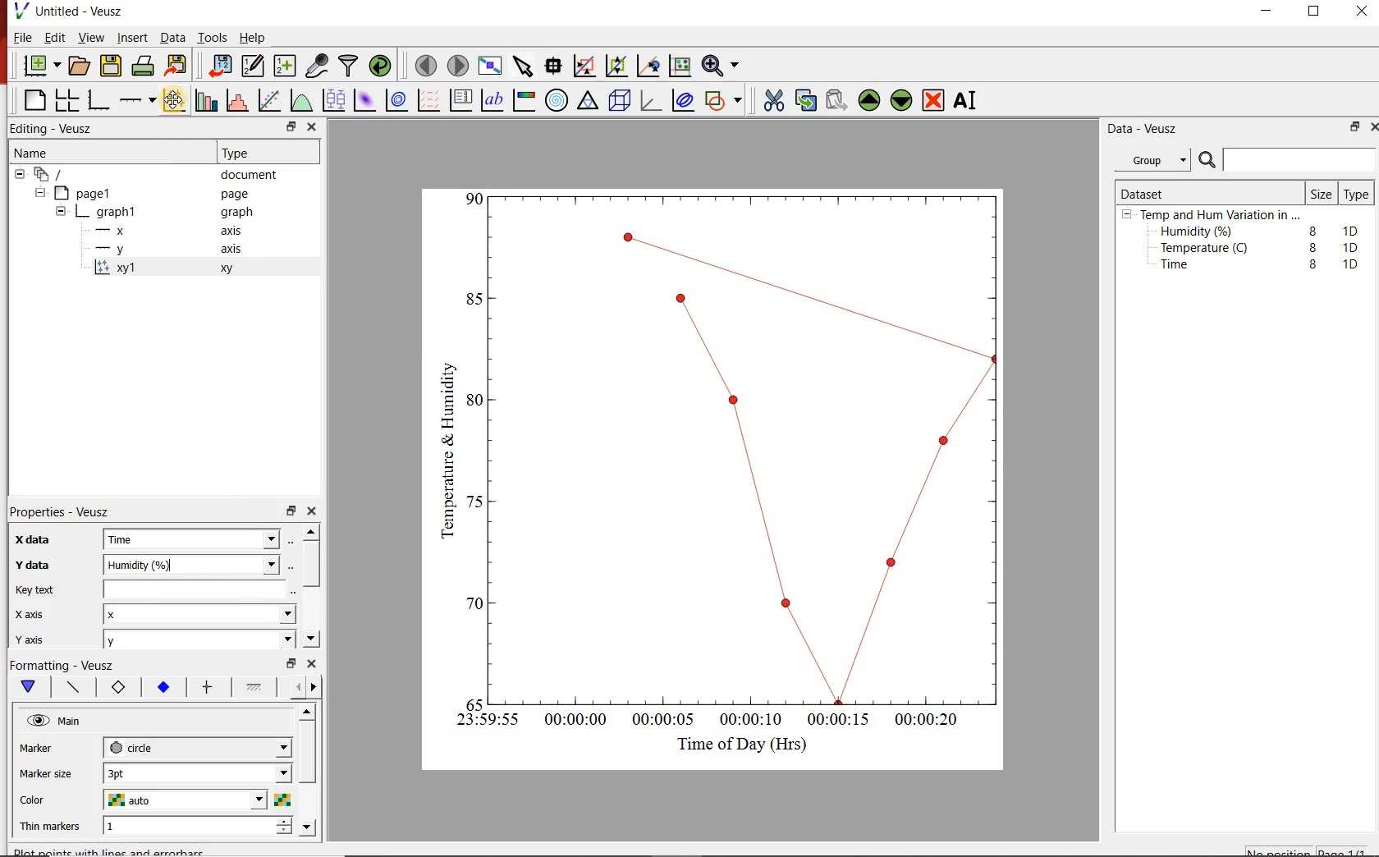 Image resolution: width=1379 pixels, height=857 pixels. Describe the element at coordinates (100, 98) in the screenshot. I see `base graph` at that location.